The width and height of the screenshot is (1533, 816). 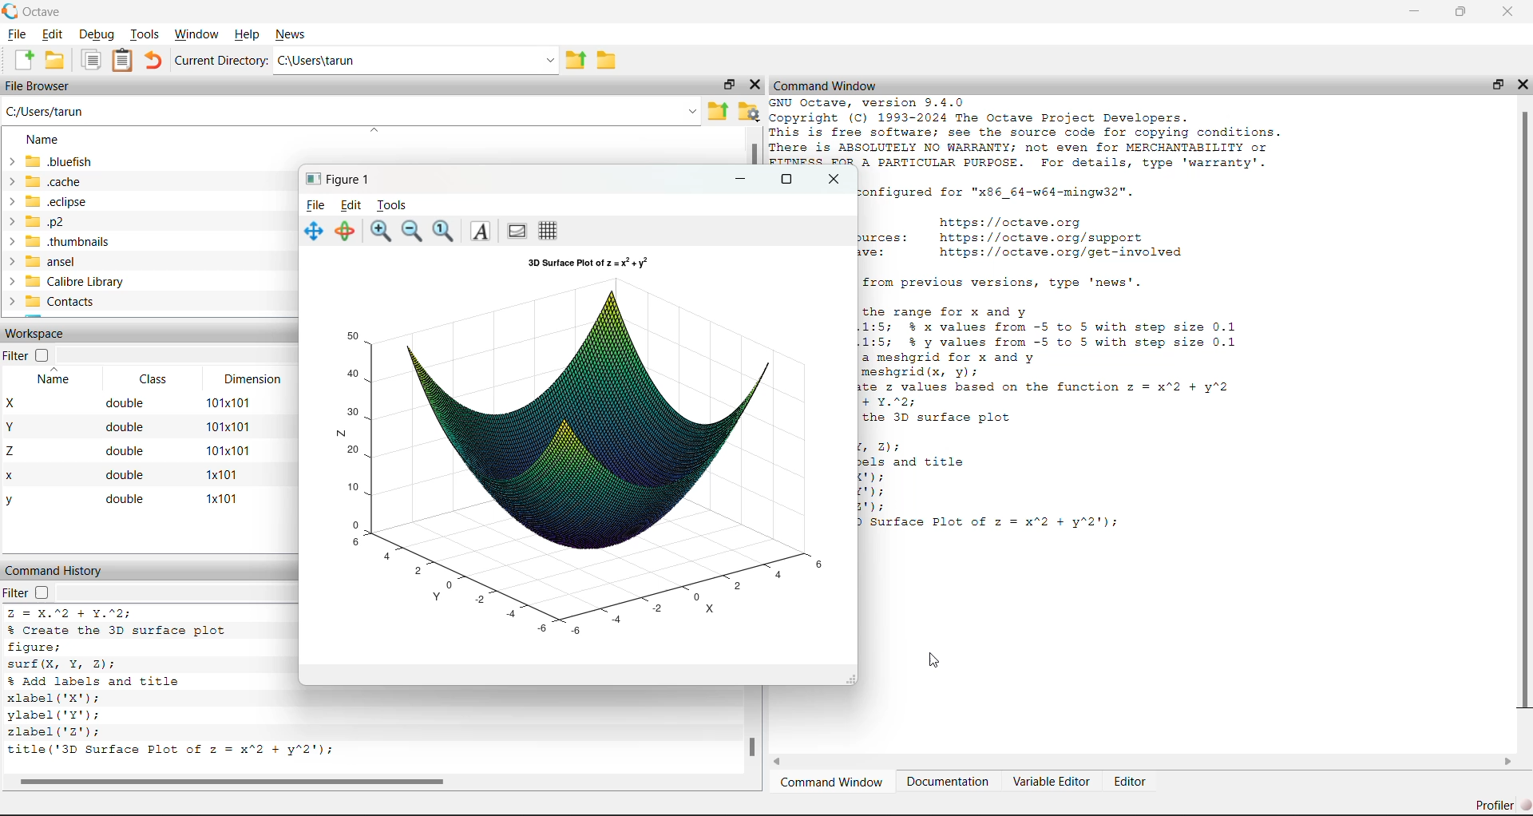 I want to click on Restore Down, so click(x=728, y=85).